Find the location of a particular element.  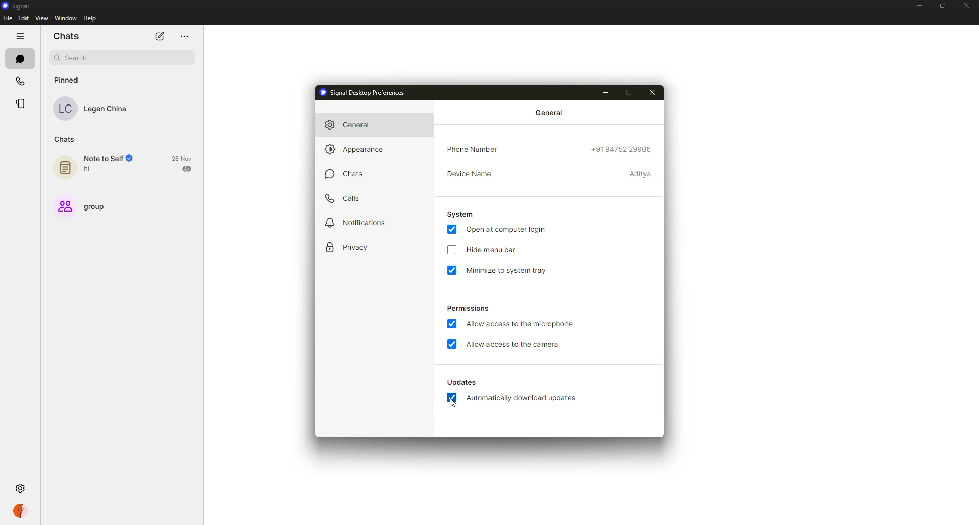

permissions is located at coordinates (467, 309).